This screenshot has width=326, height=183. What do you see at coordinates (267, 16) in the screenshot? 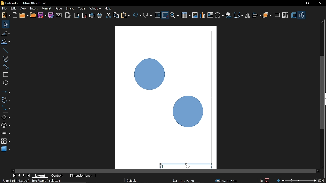
I see `Arrange` at bounding box center [267, 16].